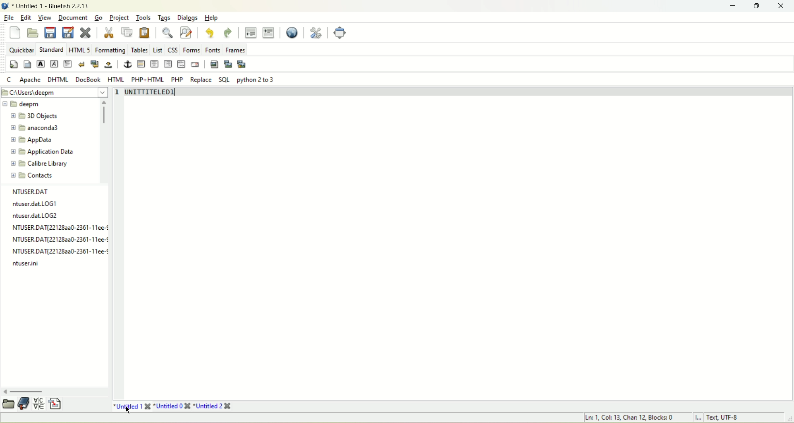  What do you see at coordinates (36, 177) in the screenshot?
I see `contacts` at bounding box center [36, 177].